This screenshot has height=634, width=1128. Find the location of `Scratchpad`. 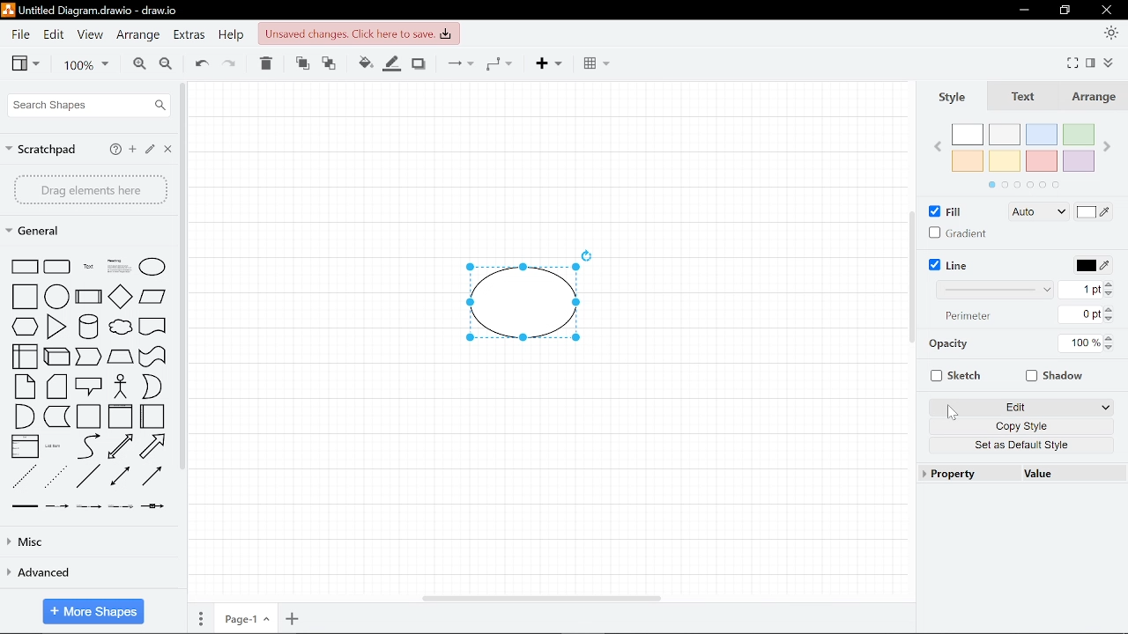

Scratchpad is located at coordinates (41, 149).